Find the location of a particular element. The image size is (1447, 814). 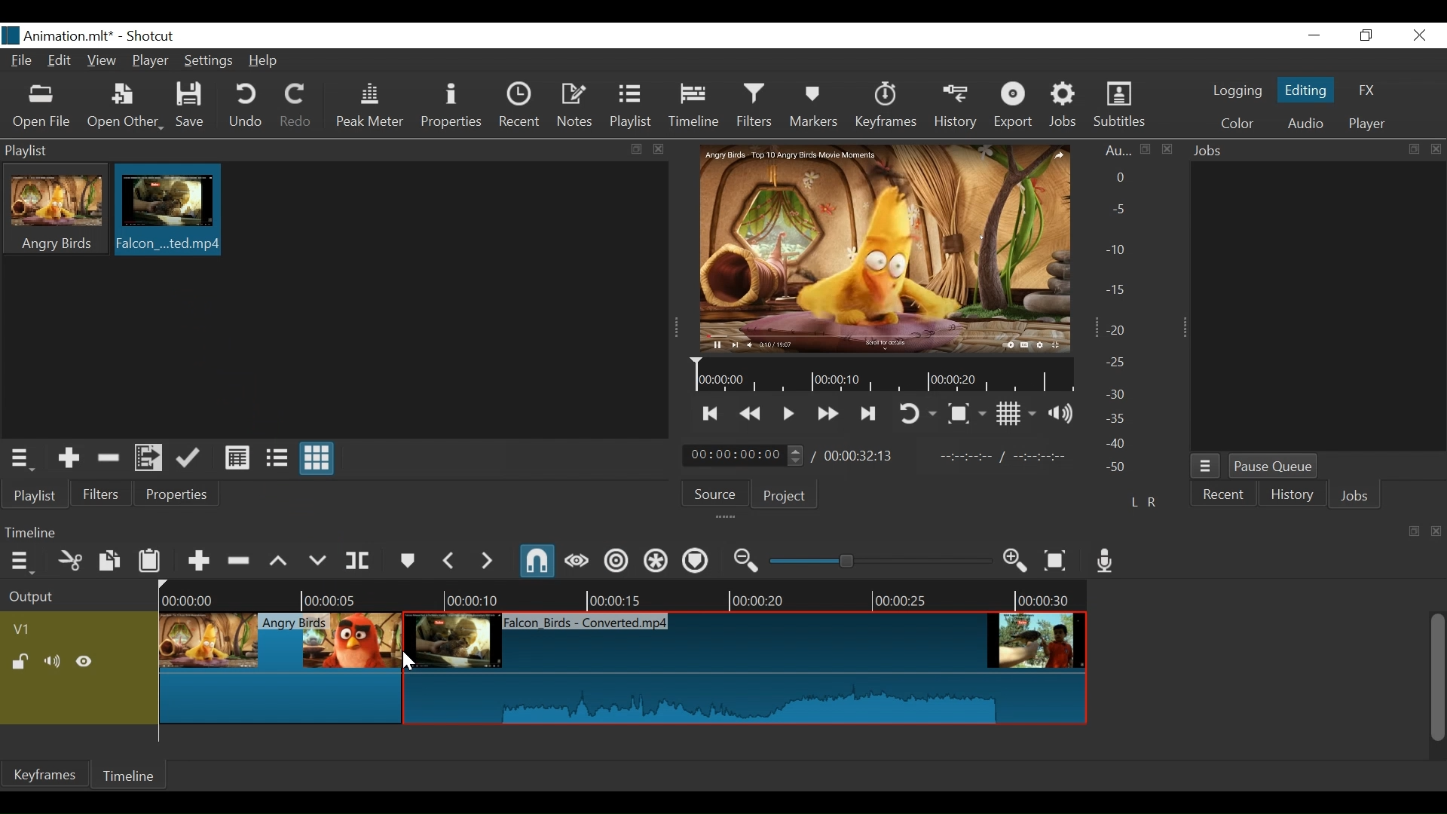

Timeline is located at coordinates (626, 595).